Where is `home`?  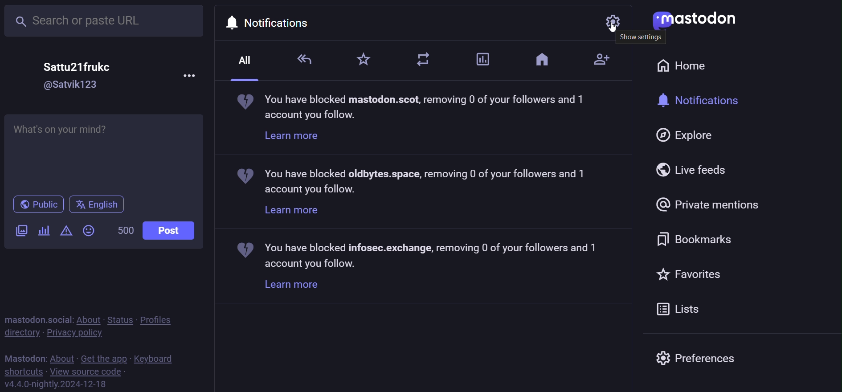 home is located at coordinates (542, 60).